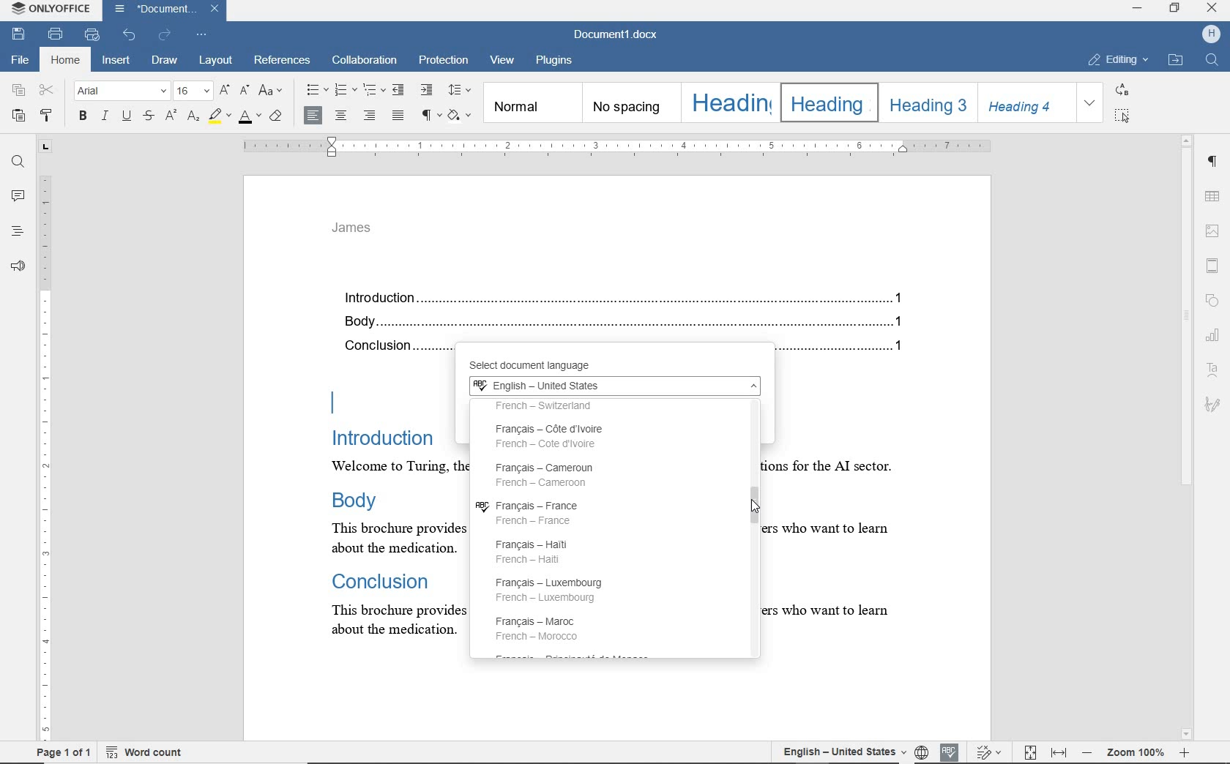 The height and width of the screenshot is (764, 1230). What do you see at coordinates (1091, 103) in the screenshot?
I see `EXPAND` at bounding box center [1091, 103].